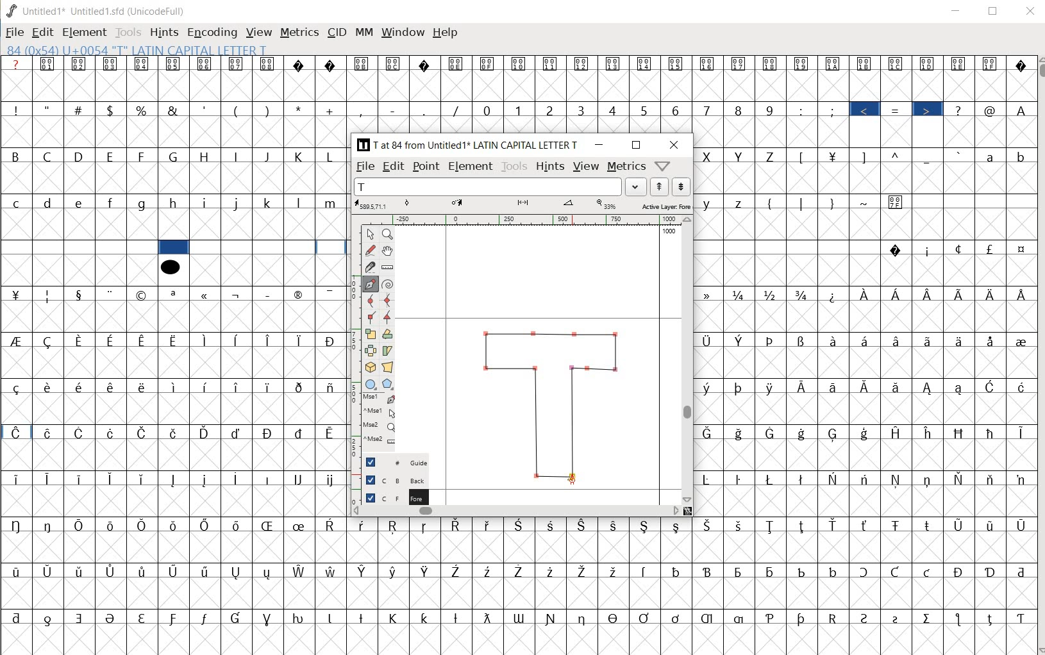 The height and width of the screenshot is (655, 1045). Describe the element at coordinates (687, 359) in the screenshot. I see `vertical scrollbar` at that location.